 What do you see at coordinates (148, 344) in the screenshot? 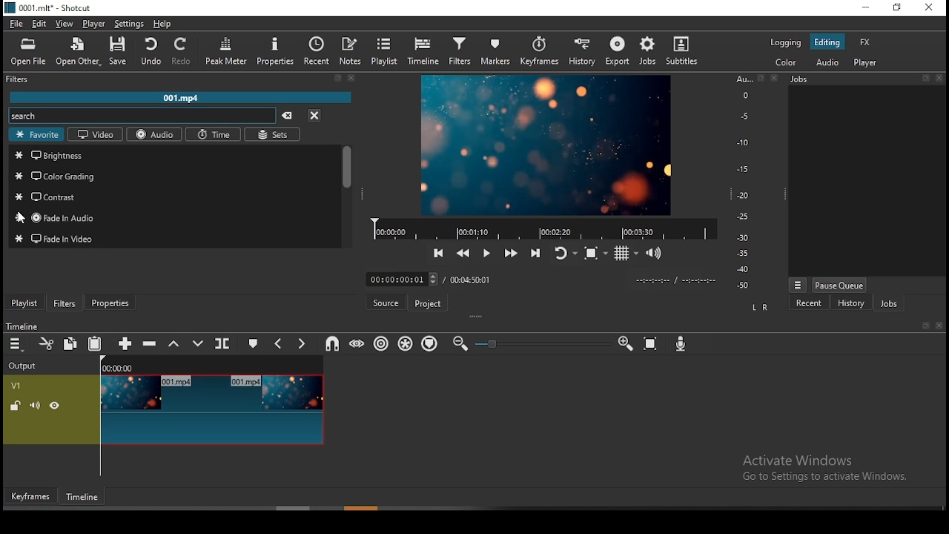
I see `ripple delete` at bounding box center [148, 344].